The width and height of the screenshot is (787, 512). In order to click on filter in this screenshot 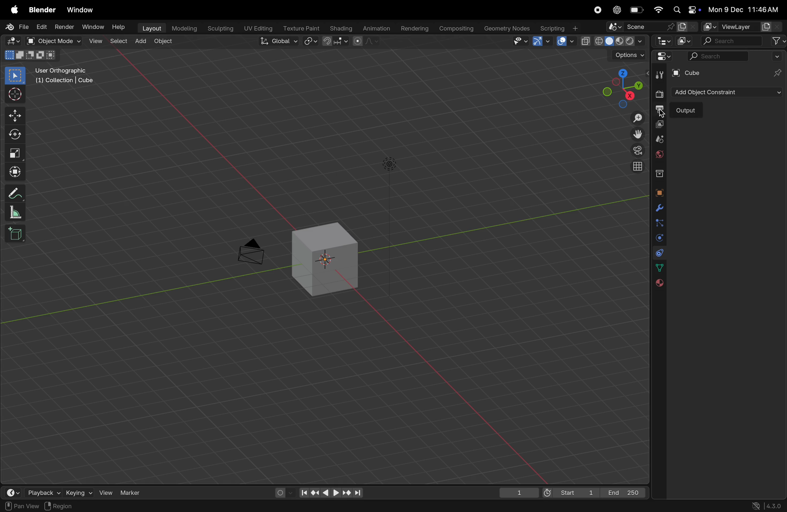, I will do `click(779, 41)`.